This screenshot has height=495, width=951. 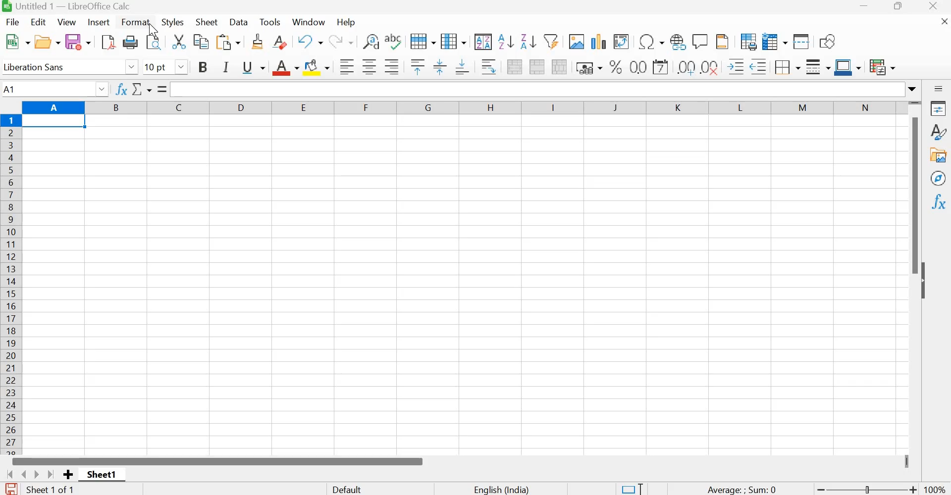 I want to click on Sort, so click(x=484, y=42).